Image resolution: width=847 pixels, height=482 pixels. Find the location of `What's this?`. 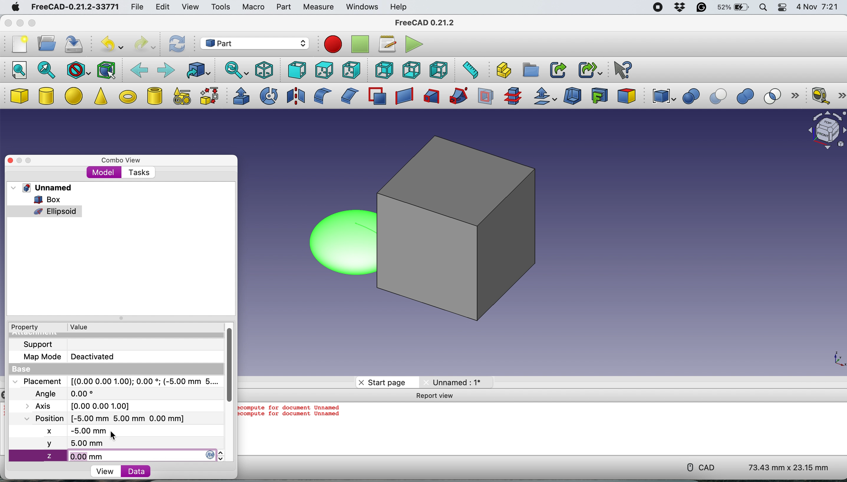

What's this? is located at coordinates (622, 69).